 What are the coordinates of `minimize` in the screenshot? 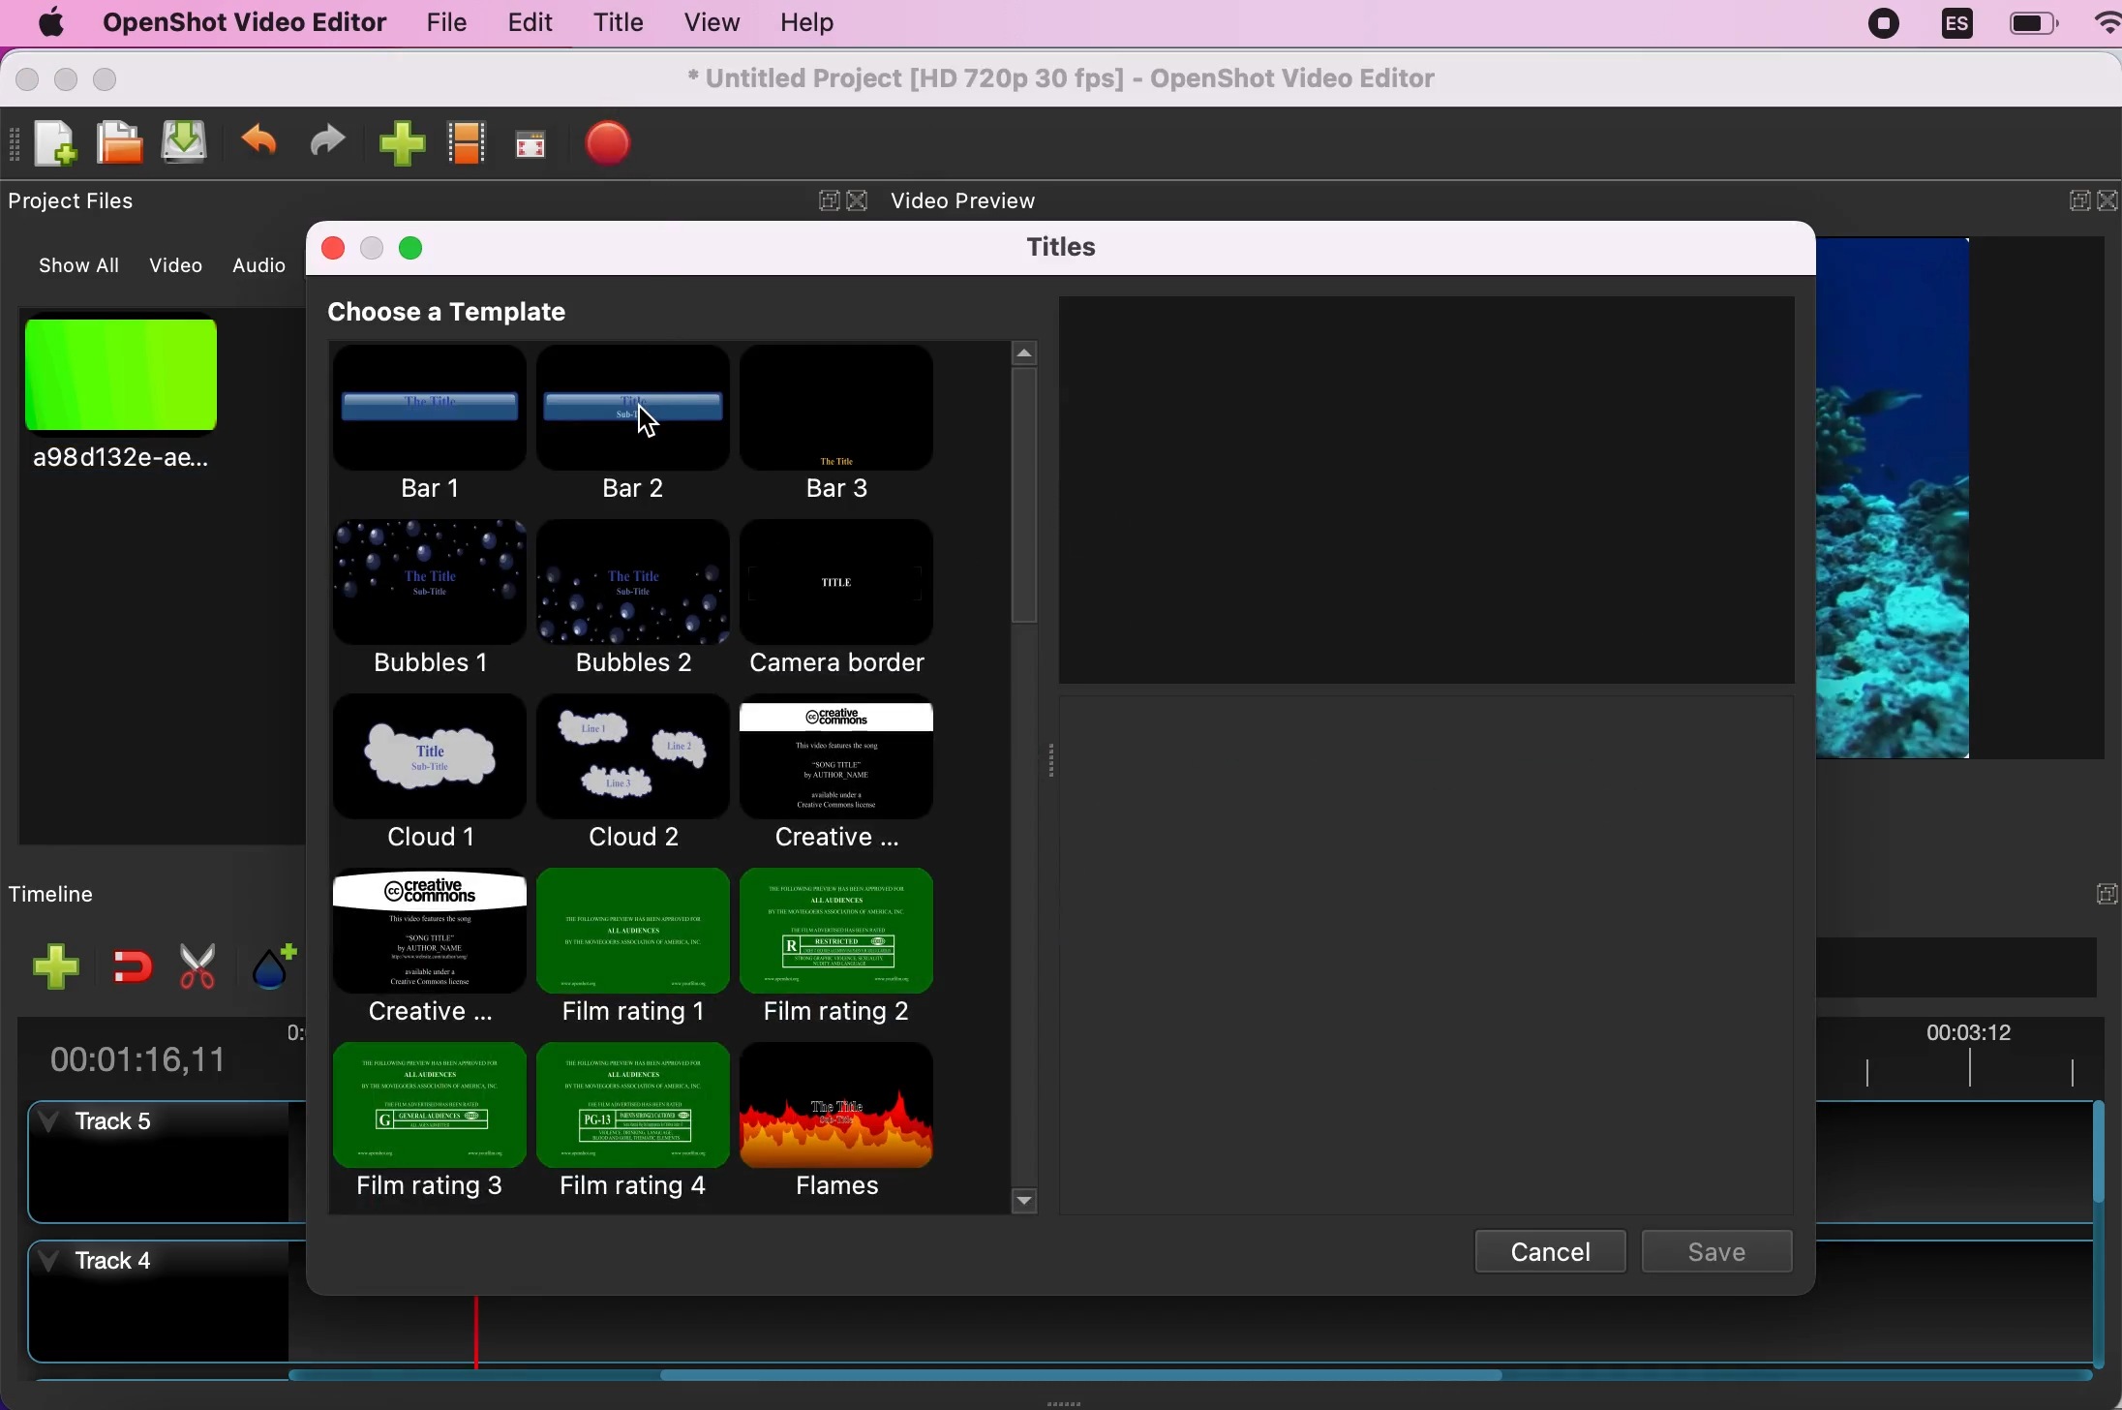 It's located at (2064, 204).